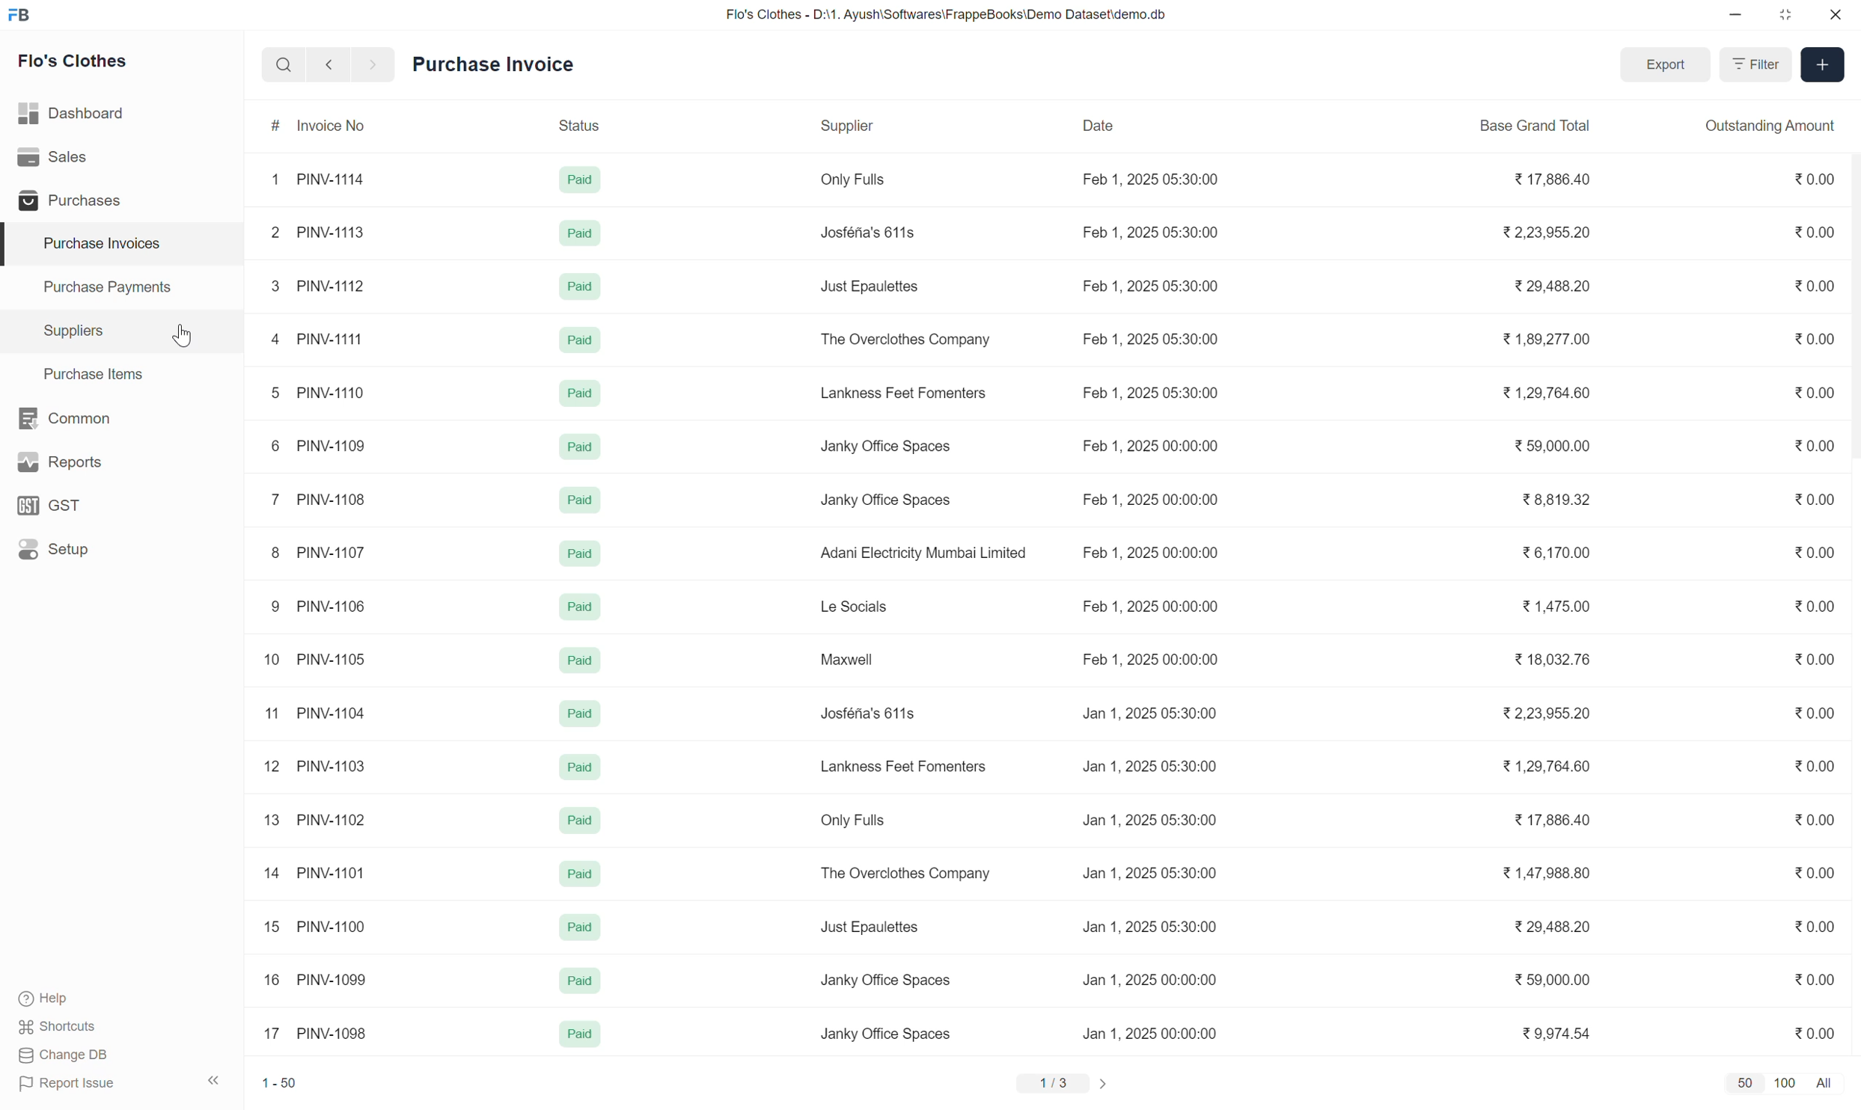 The height and width of the screenshot is (1110, 1861). I want to click on 8, so click(274, 555).